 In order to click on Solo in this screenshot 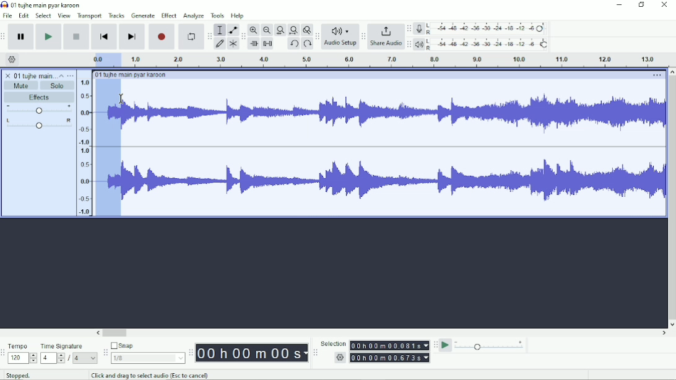, I will do `click(58, 85)`.